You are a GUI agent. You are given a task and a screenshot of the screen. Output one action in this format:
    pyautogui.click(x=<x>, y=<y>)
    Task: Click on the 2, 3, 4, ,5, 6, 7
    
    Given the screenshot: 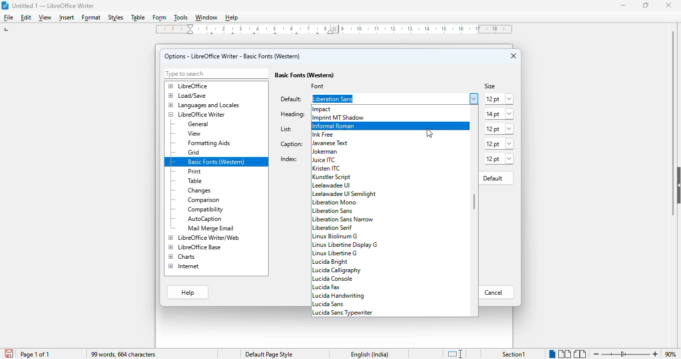 What is the action you would take?
    pyautogui.click(x=264, y=27)
    